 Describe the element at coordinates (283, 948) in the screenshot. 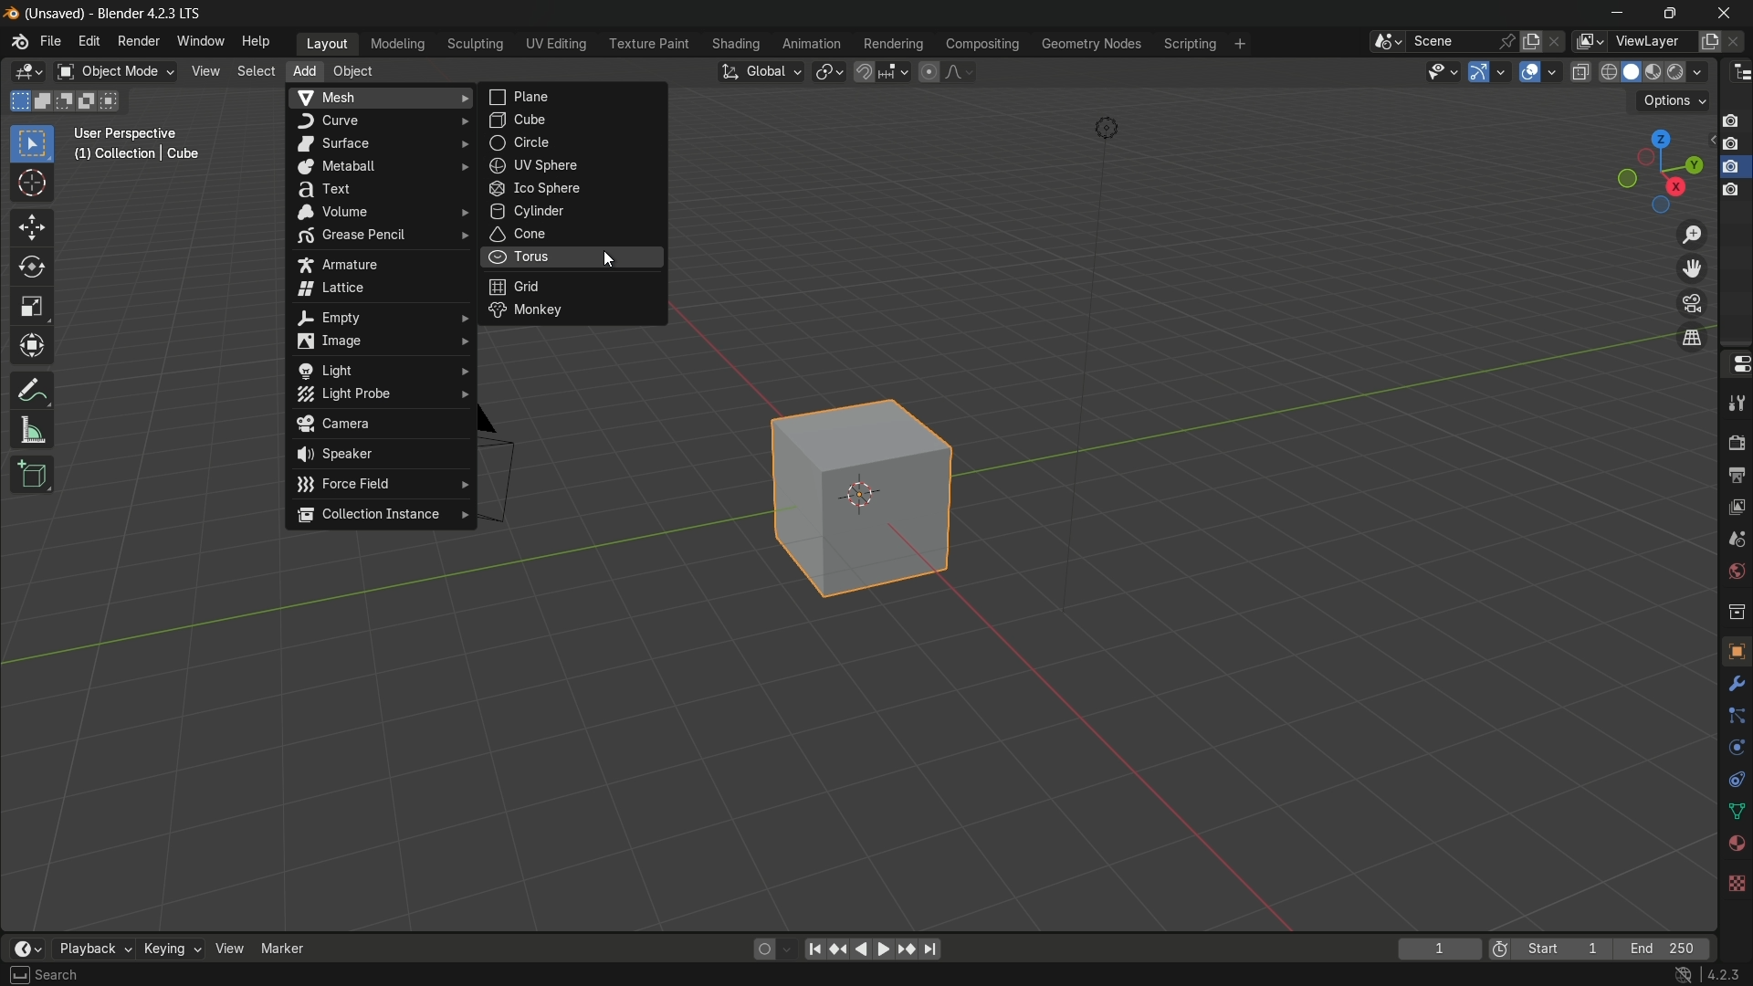

I see `marker` at that location.